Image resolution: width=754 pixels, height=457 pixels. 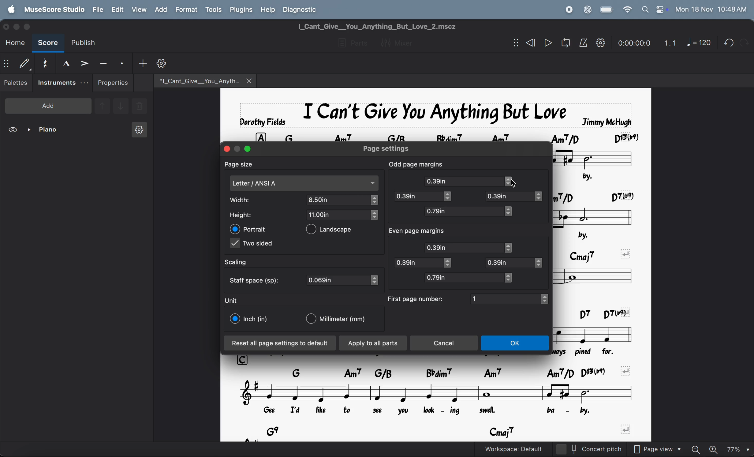 I want to click on apple menu, so click(x=13, y=9).